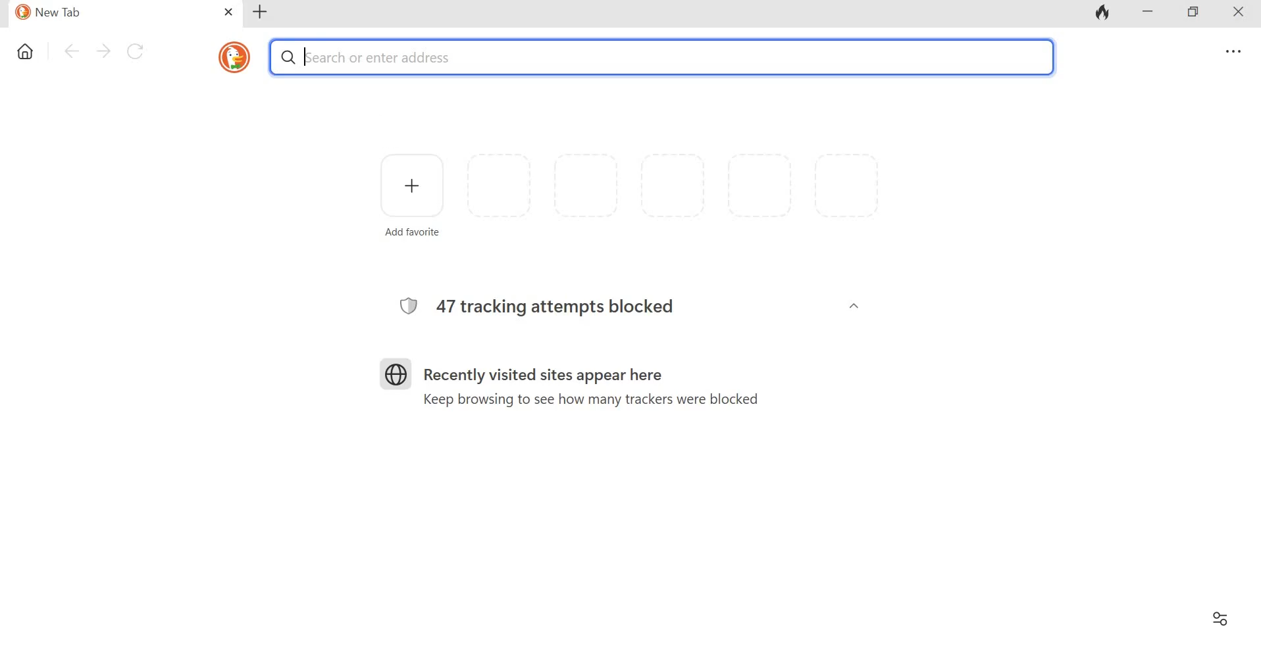 The image size is (1261, 659). What do you see at coordinates (1149, 14) in the screenshot?
I see `Minimize` at bounding box center [1149, 14].